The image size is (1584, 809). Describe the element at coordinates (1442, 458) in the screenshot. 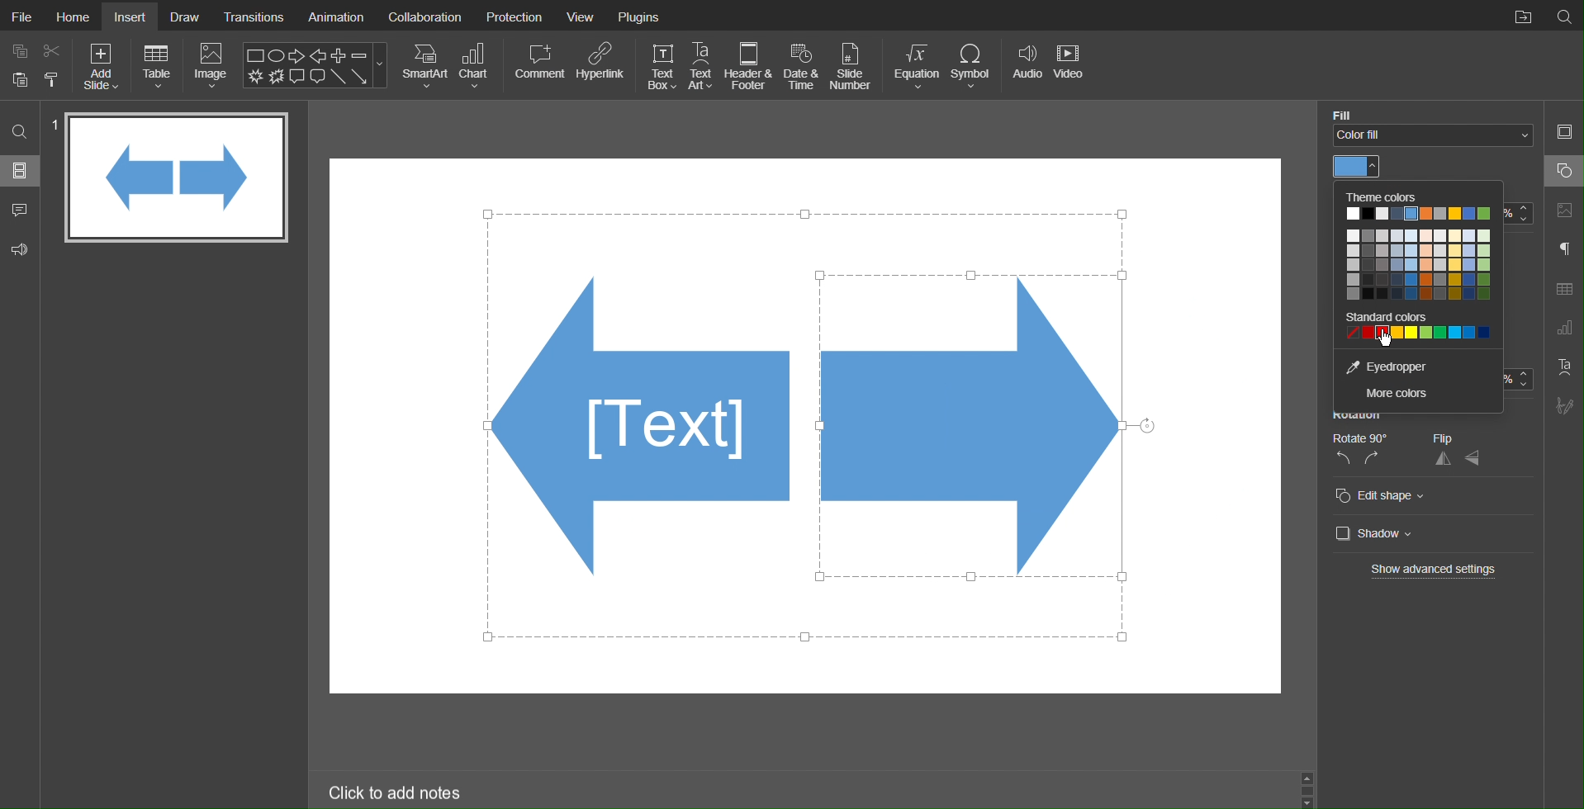

I see `horizontal flip` at that location.